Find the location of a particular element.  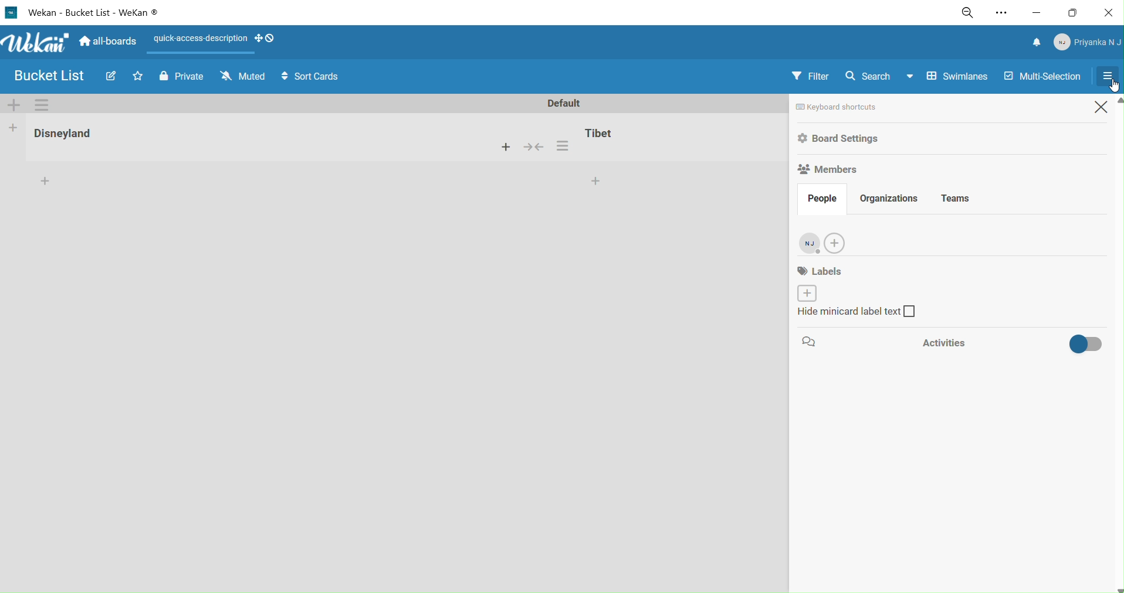

sort cards is located at coordinates (304, 77).